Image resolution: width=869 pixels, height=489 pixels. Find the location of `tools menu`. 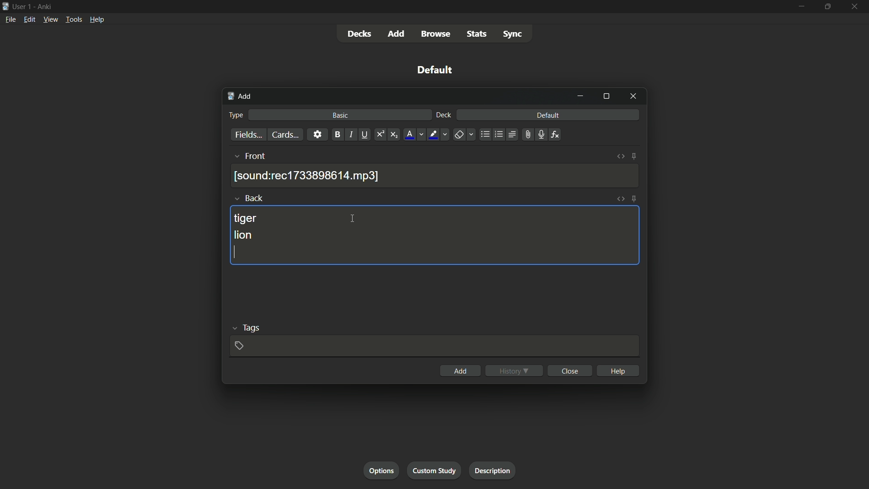

tools menu is located at coordinates (74, 20).